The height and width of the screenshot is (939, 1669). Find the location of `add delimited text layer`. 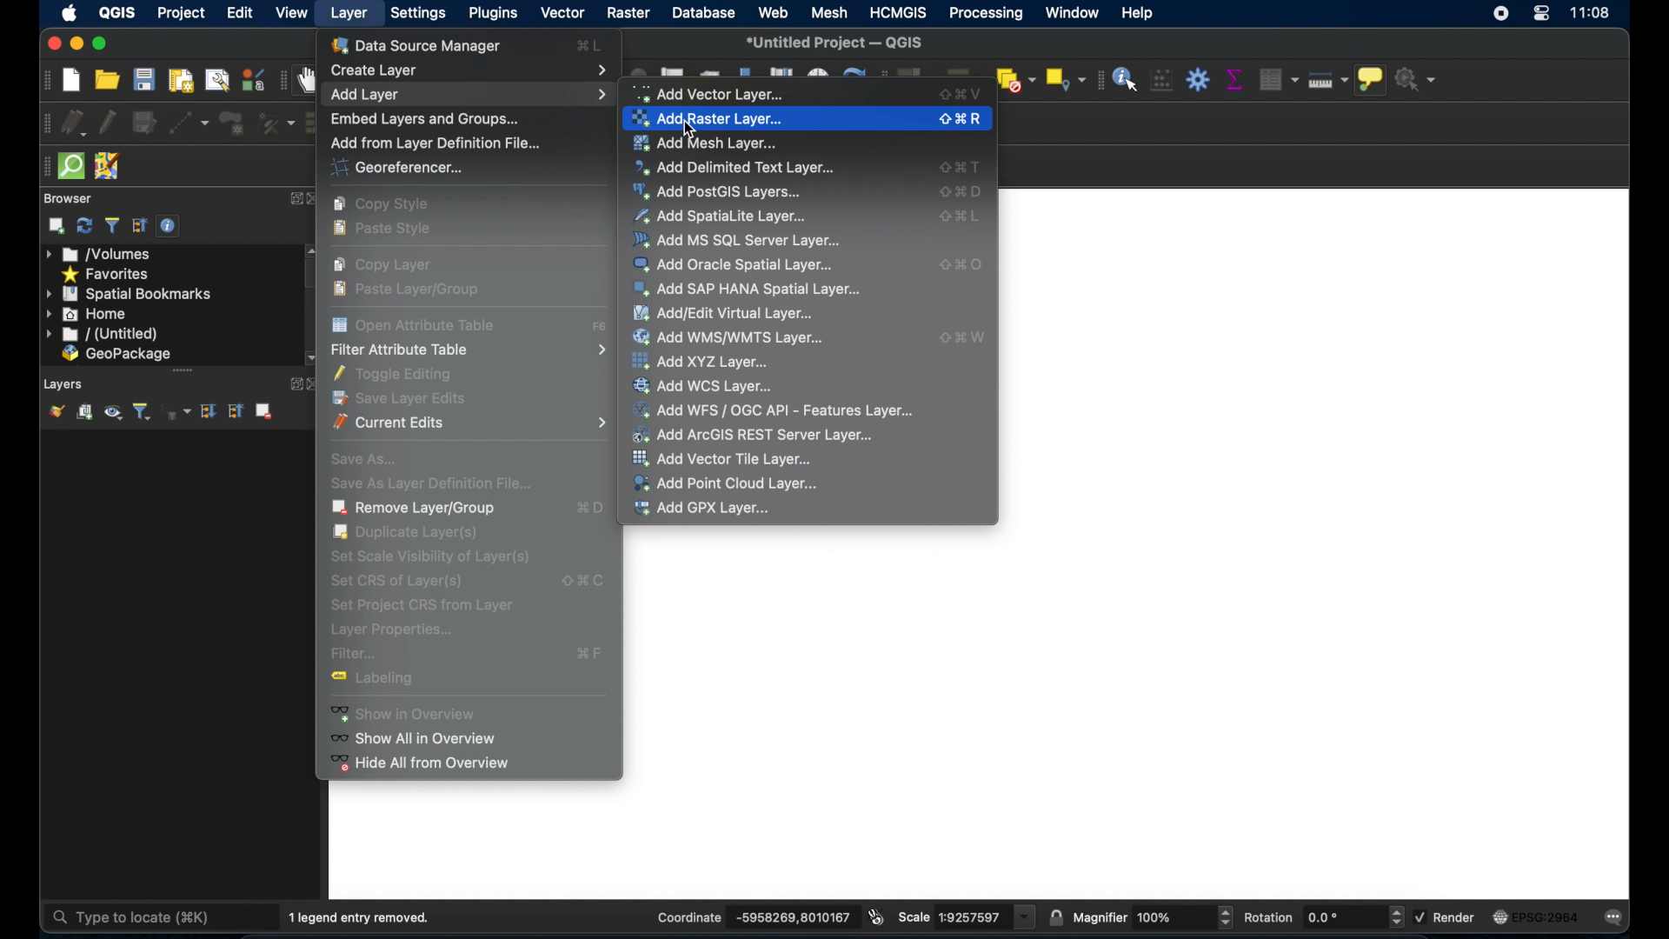

add delimited text layer is located at coordinates (962, 167).